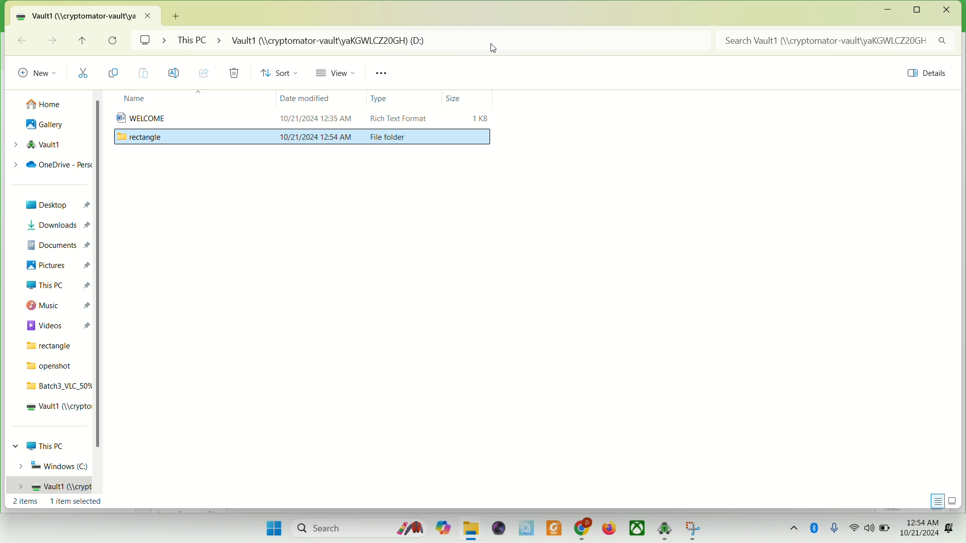 Image resolution: width=966 pixels, height=543 pixels. What do you see at coordinates (935, 500) in the screenshot?
I see `display information` at bounding box center [935, 500].